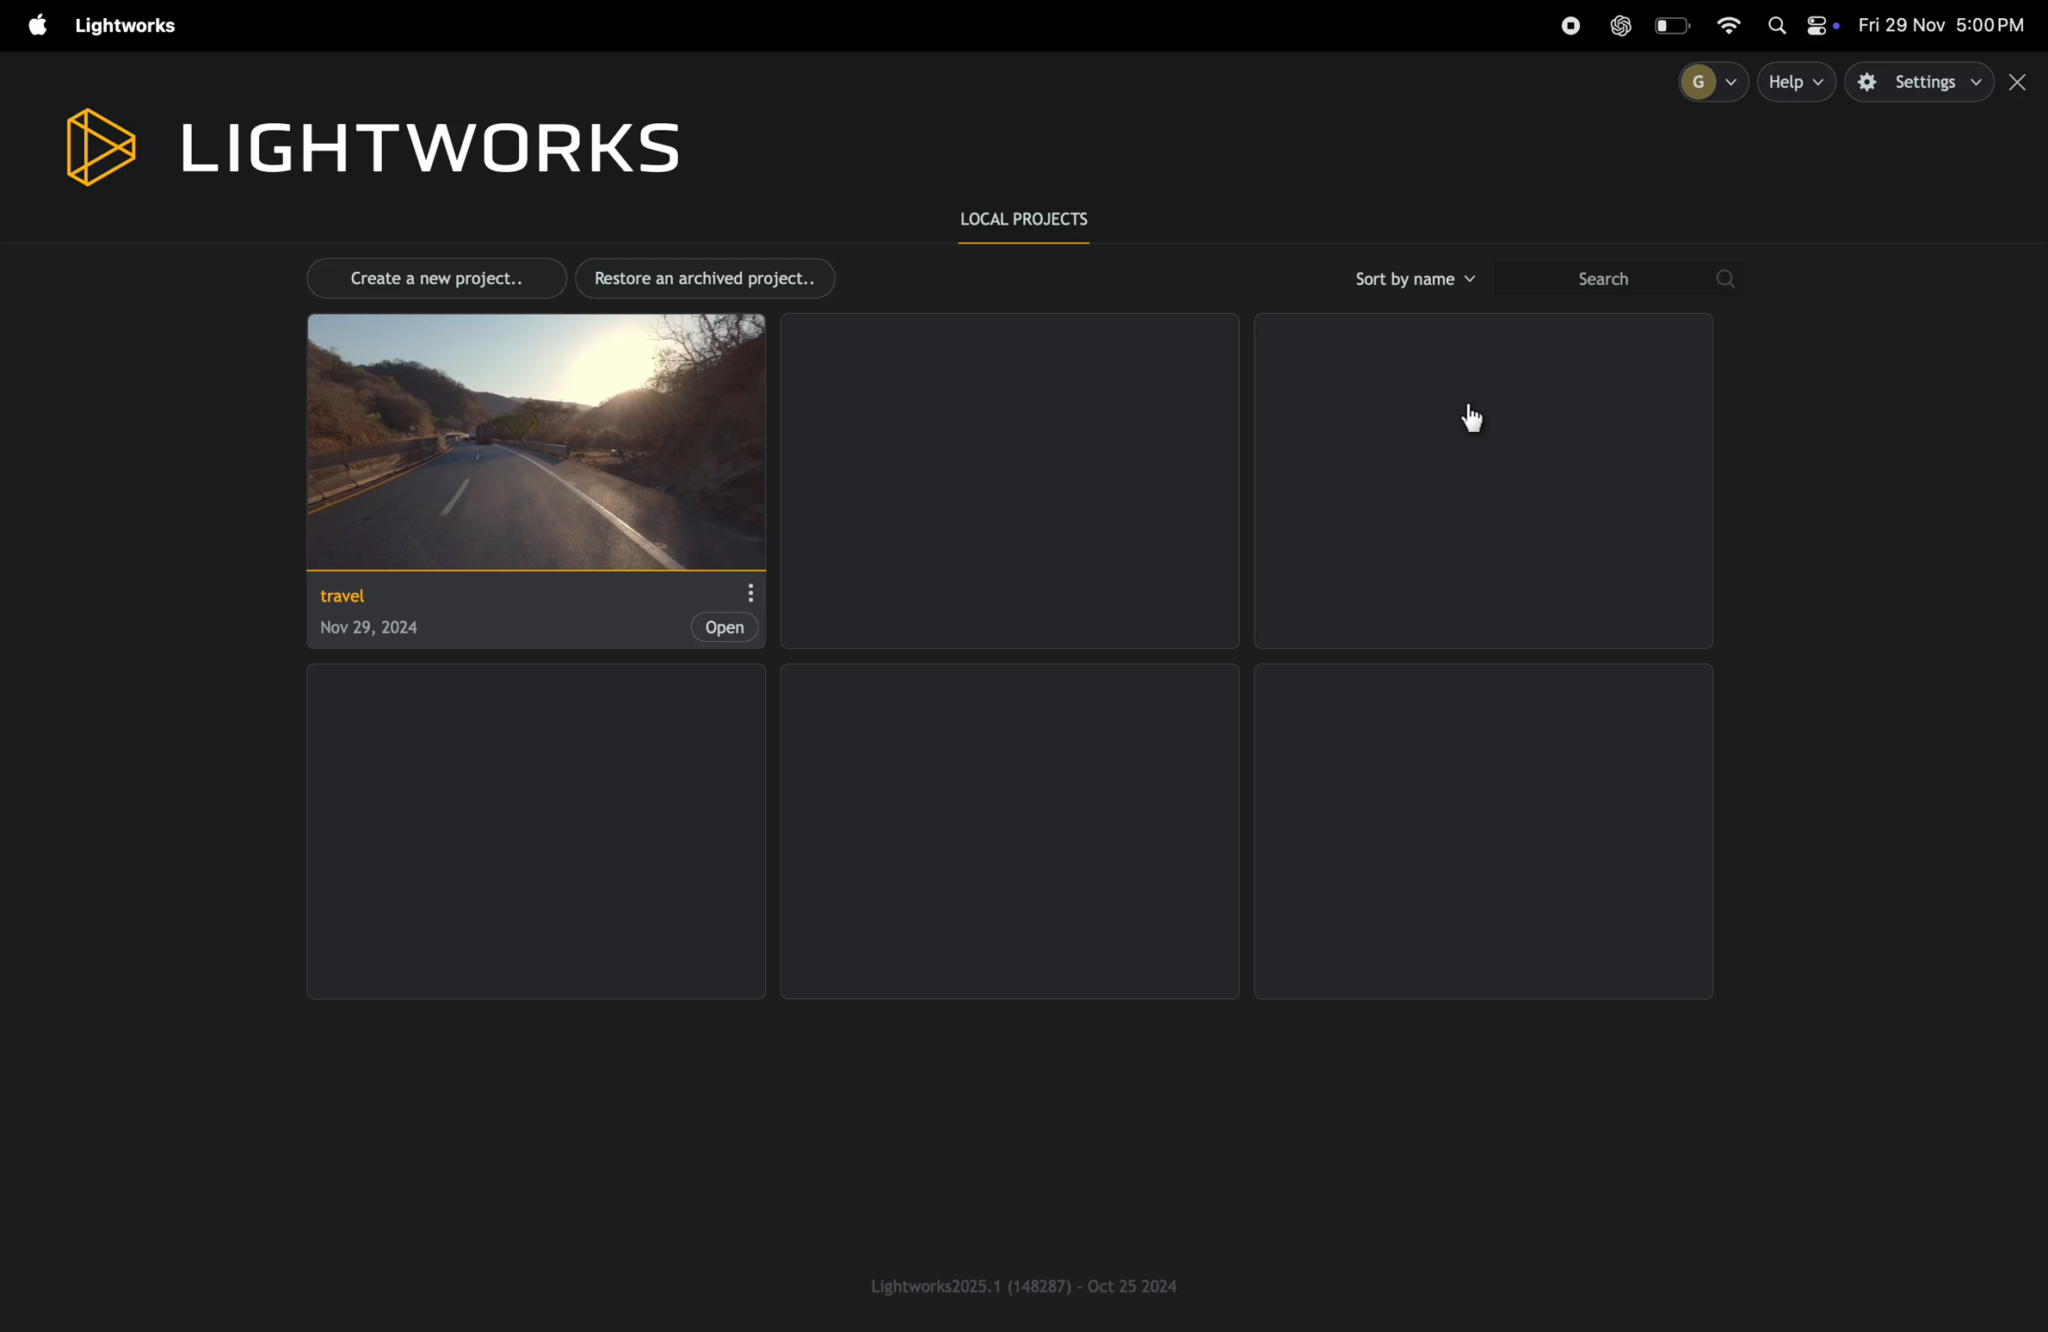 This screenshot has height=1332, width=2048. I want to click on profile, so click(1706, 81).